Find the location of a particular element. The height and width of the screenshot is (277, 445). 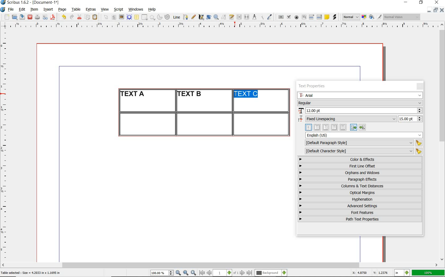

color & effects is located at coordinates (361, 159).